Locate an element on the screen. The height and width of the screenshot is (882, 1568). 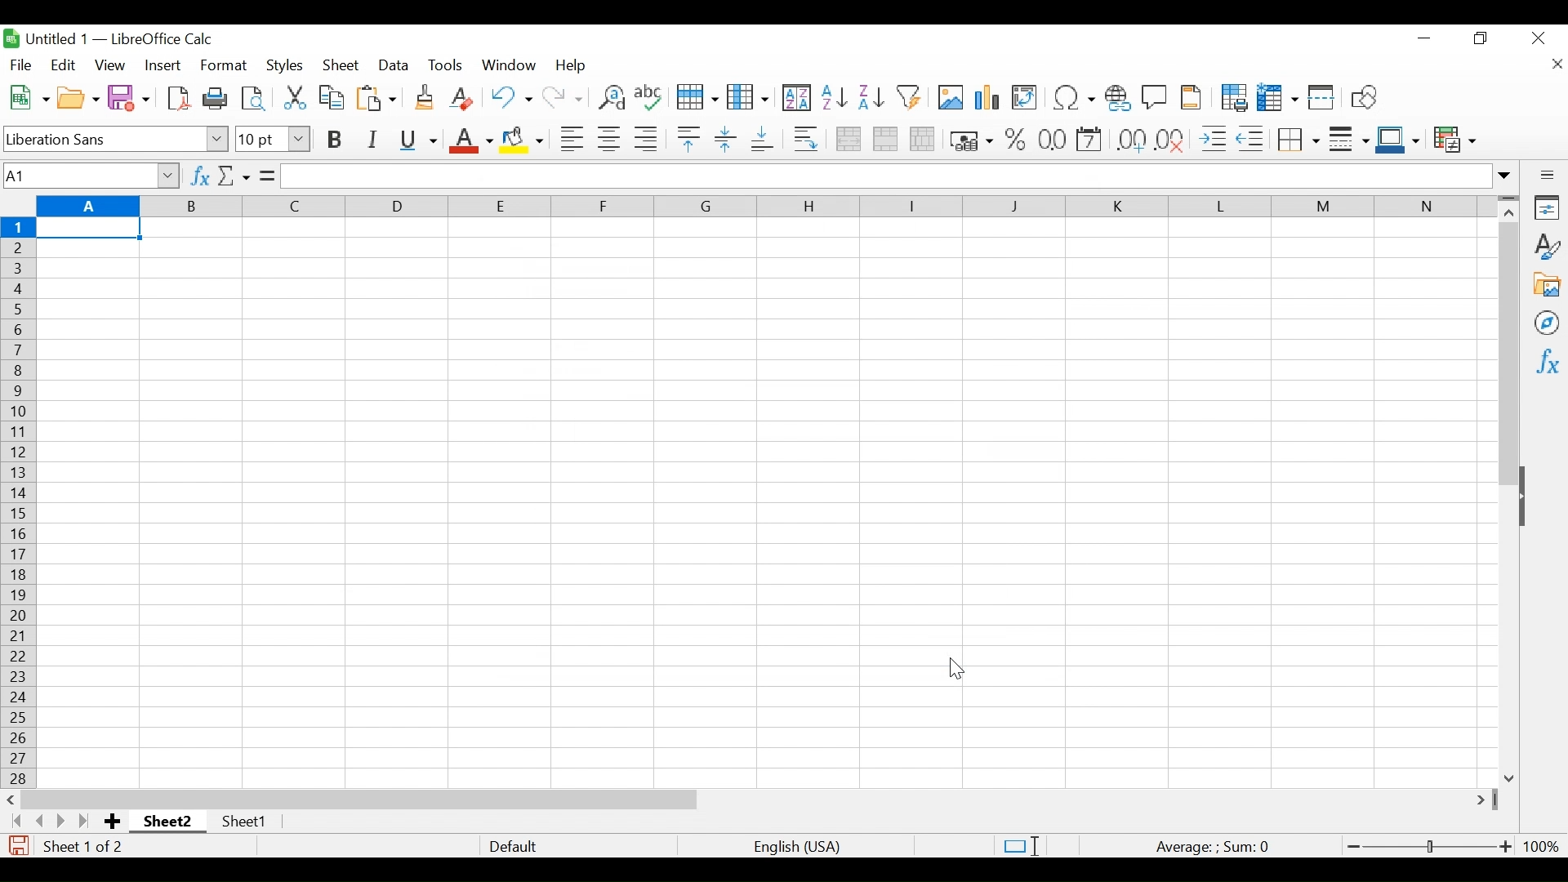
Conditional is located at coordinates (1454, 141).